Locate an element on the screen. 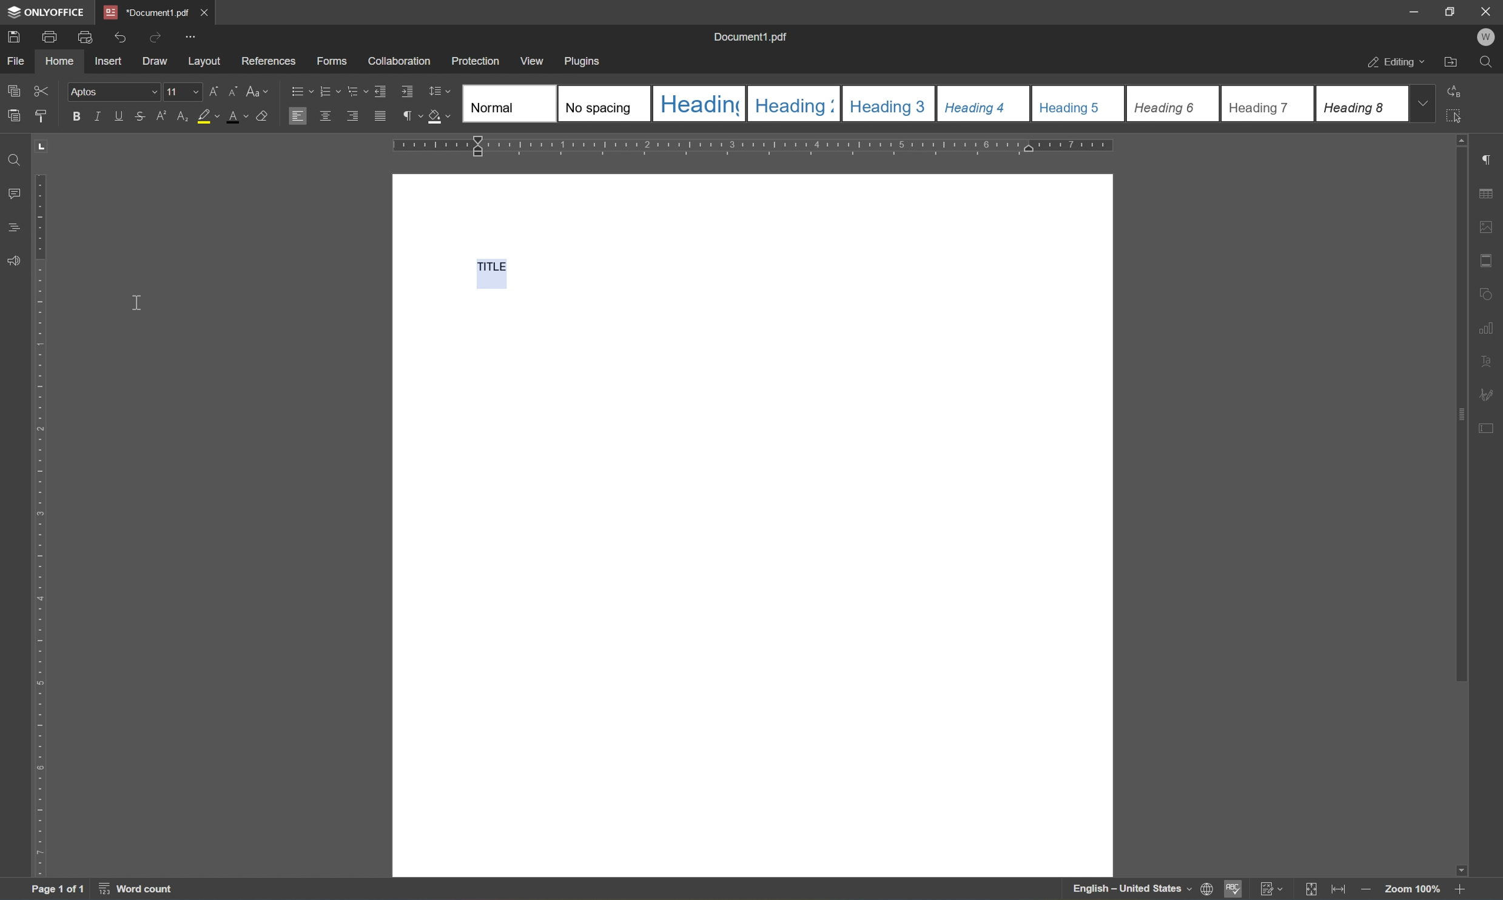 This screenshot has width=1503, height=900. print is located at coordinates (52, 37).